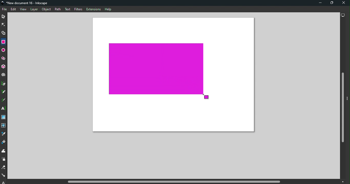 The height and width of the screenshot is (184, 350). I want to click on Object, so click(46, 9).